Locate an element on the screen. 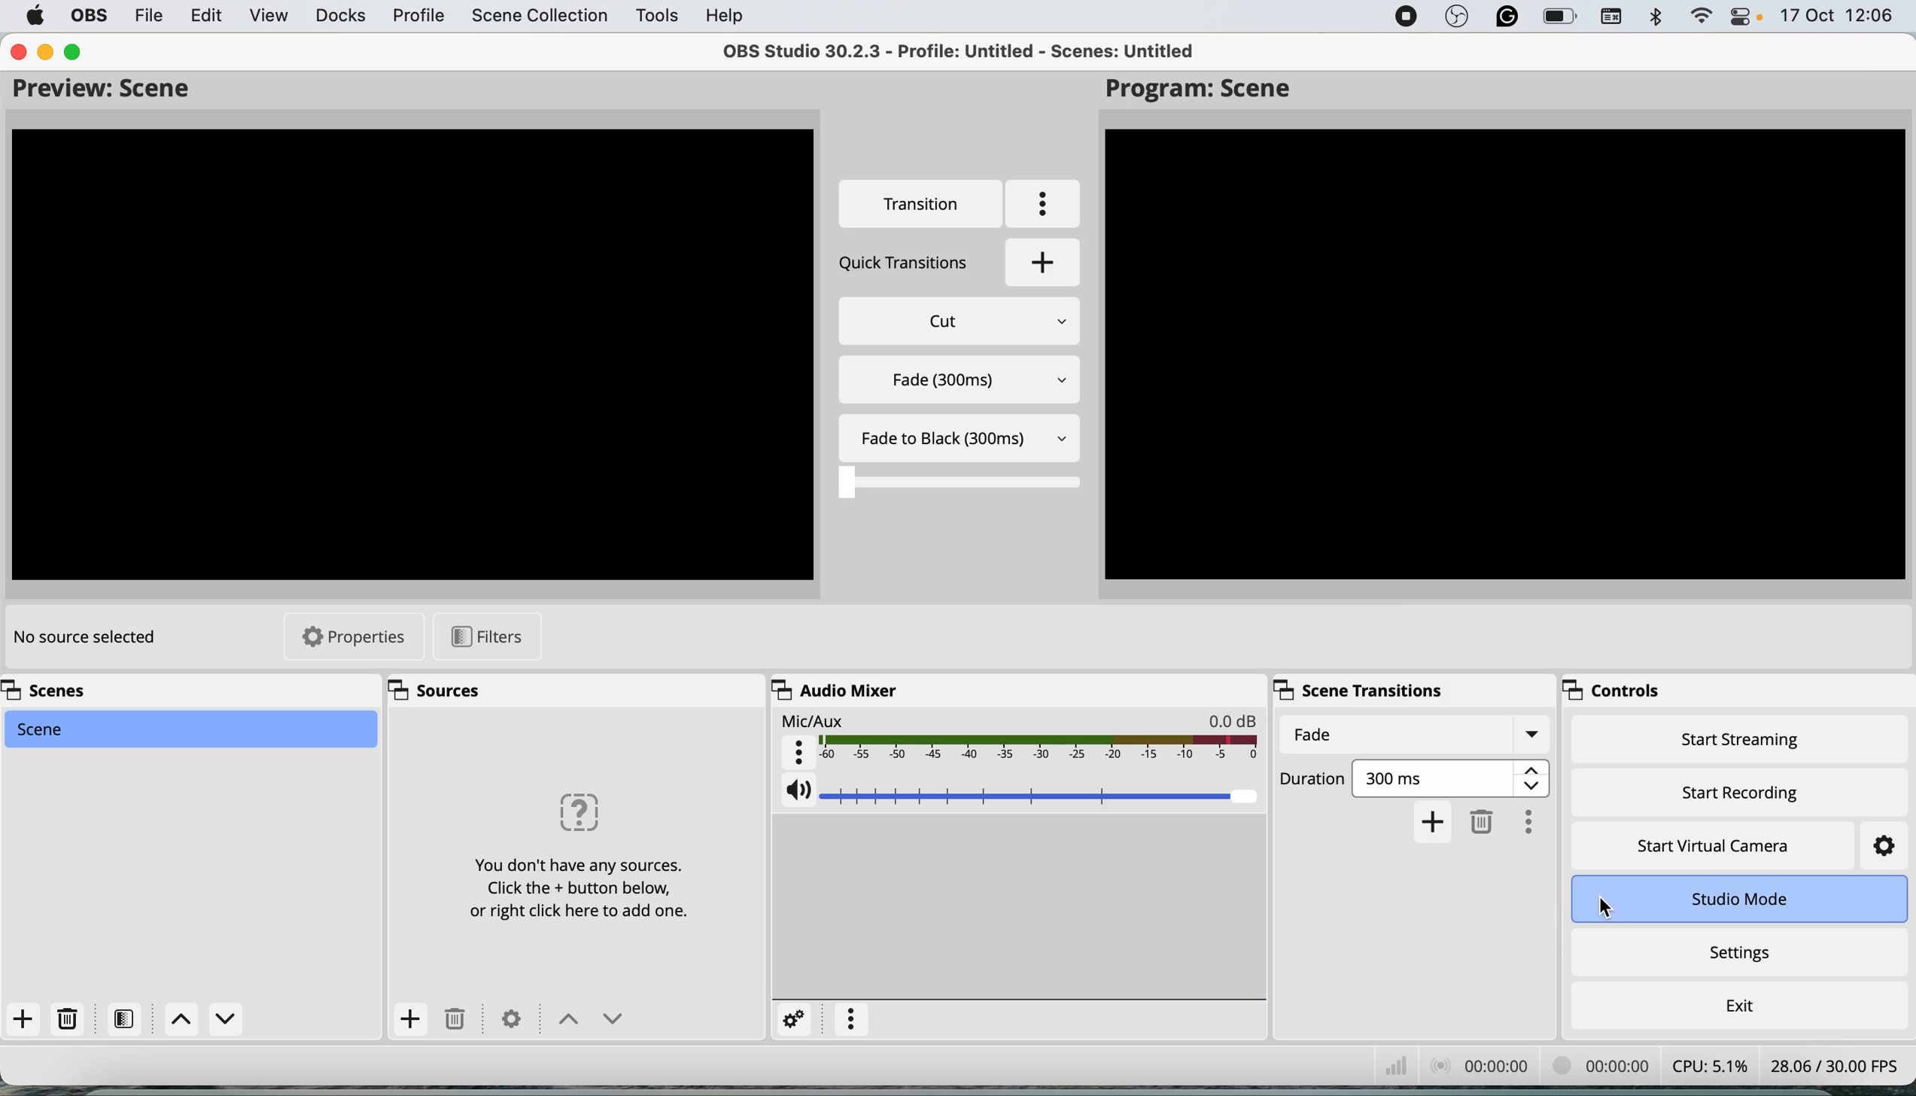 The height and width of the screenshot is (1096, 1916). Preview Screen is located at coordinates (411, 357).